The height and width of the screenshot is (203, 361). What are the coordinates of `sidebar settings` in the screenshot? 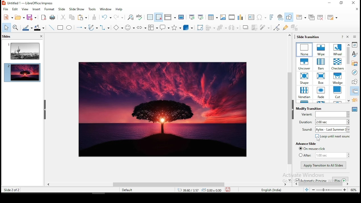 It's located at (355, 37).